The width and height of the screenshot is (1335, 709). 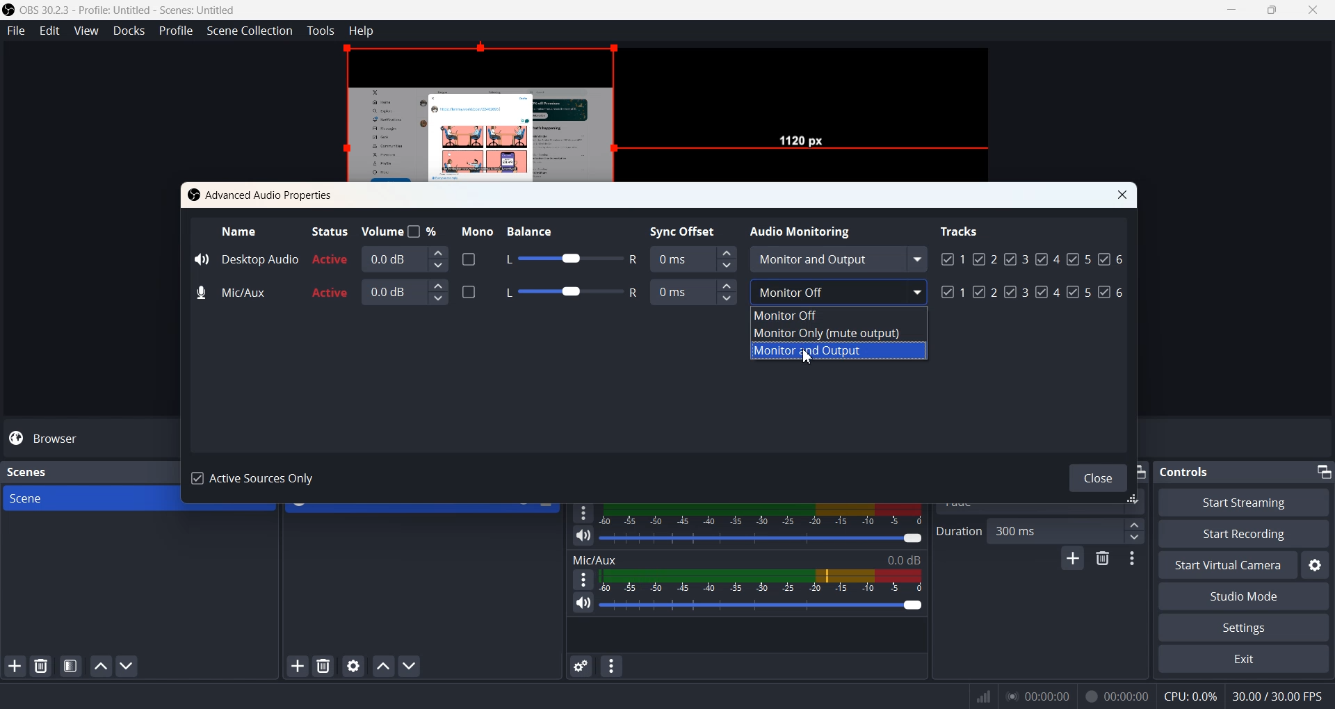 I want to click on Delete Selected Scene, so click(x=40, y=667).